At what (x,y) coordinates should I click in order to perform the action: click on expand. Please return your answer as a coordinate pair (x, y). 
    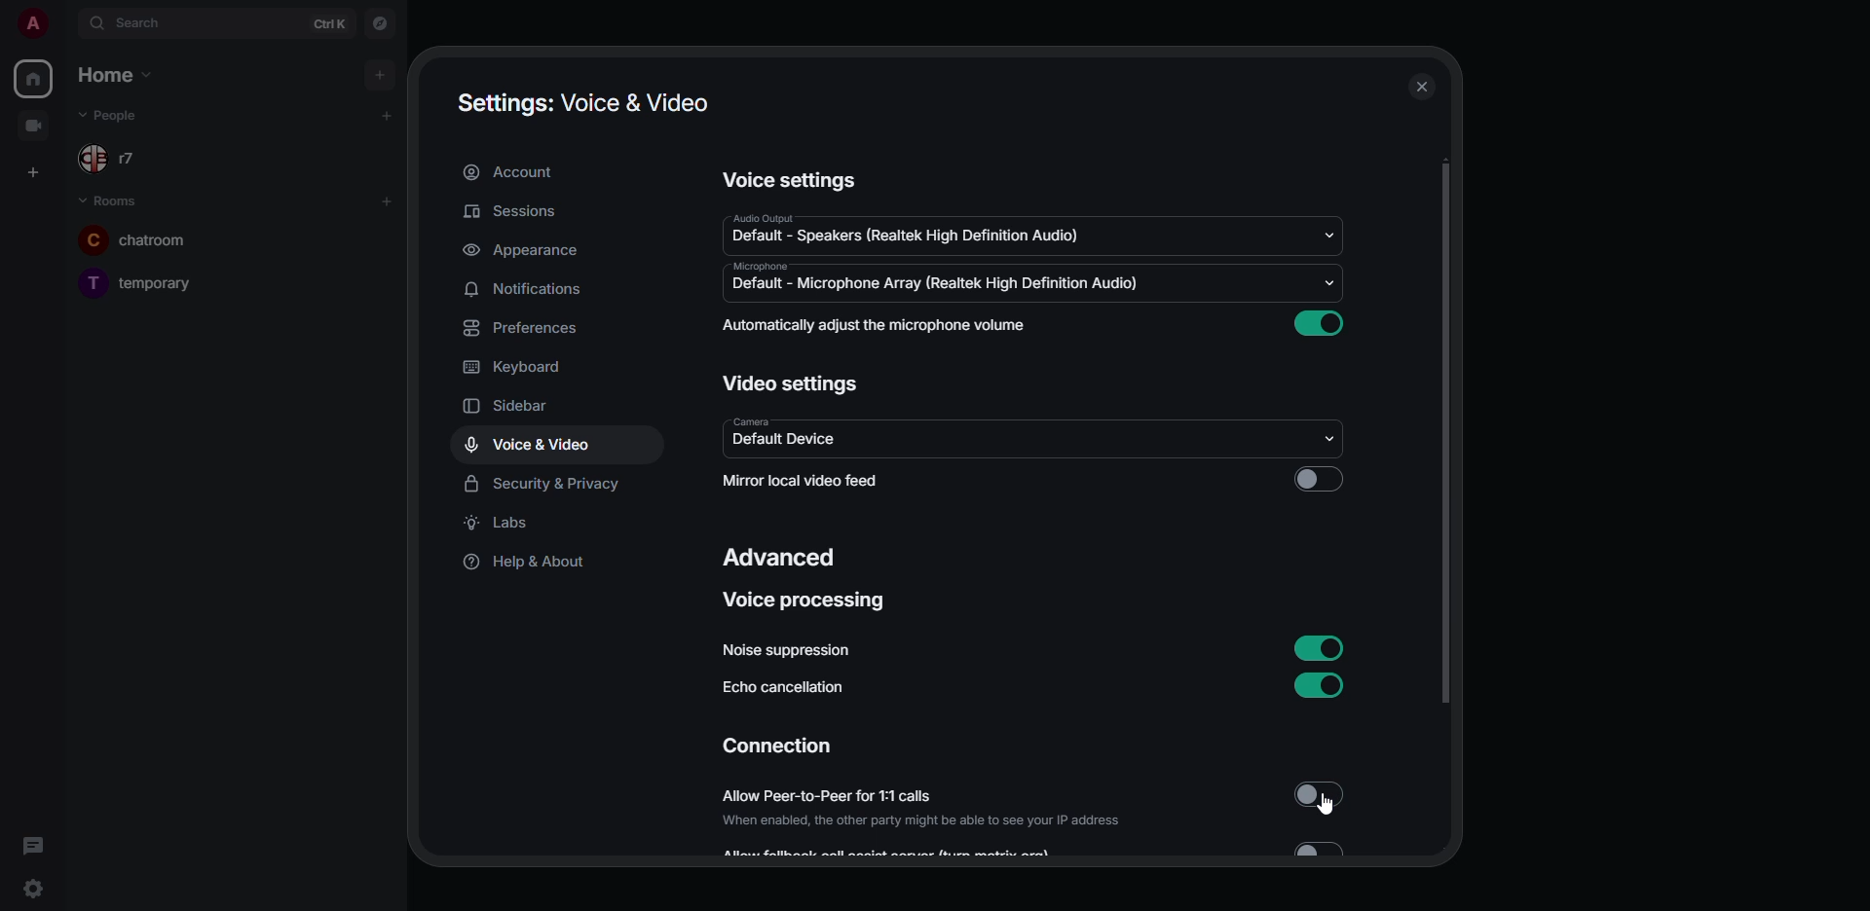
    Looking at the image, I should click on (64, 25).